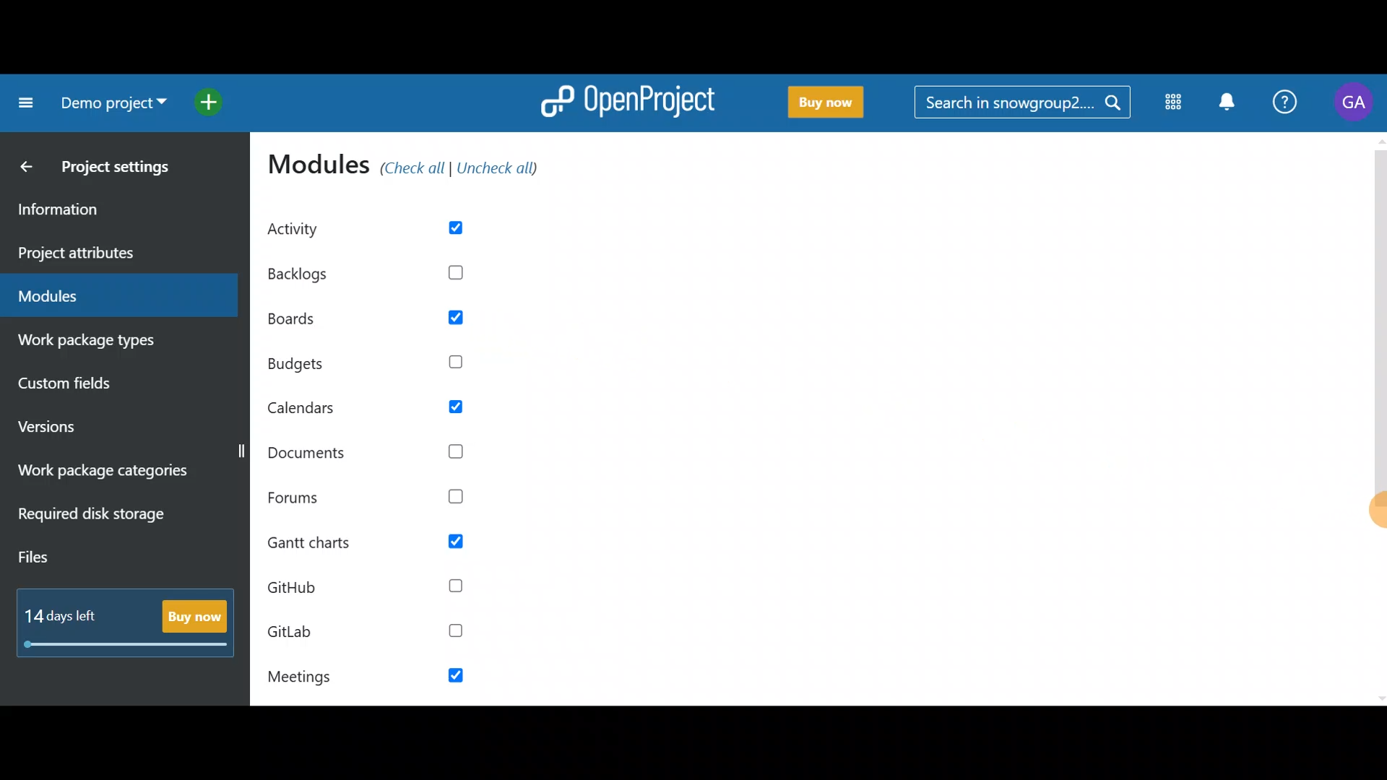 The image size is (1387, 780). What do you see at coordinates (1021, 106) in the screenshot?
I see `Search bar` at bounding box center [1021, 106].